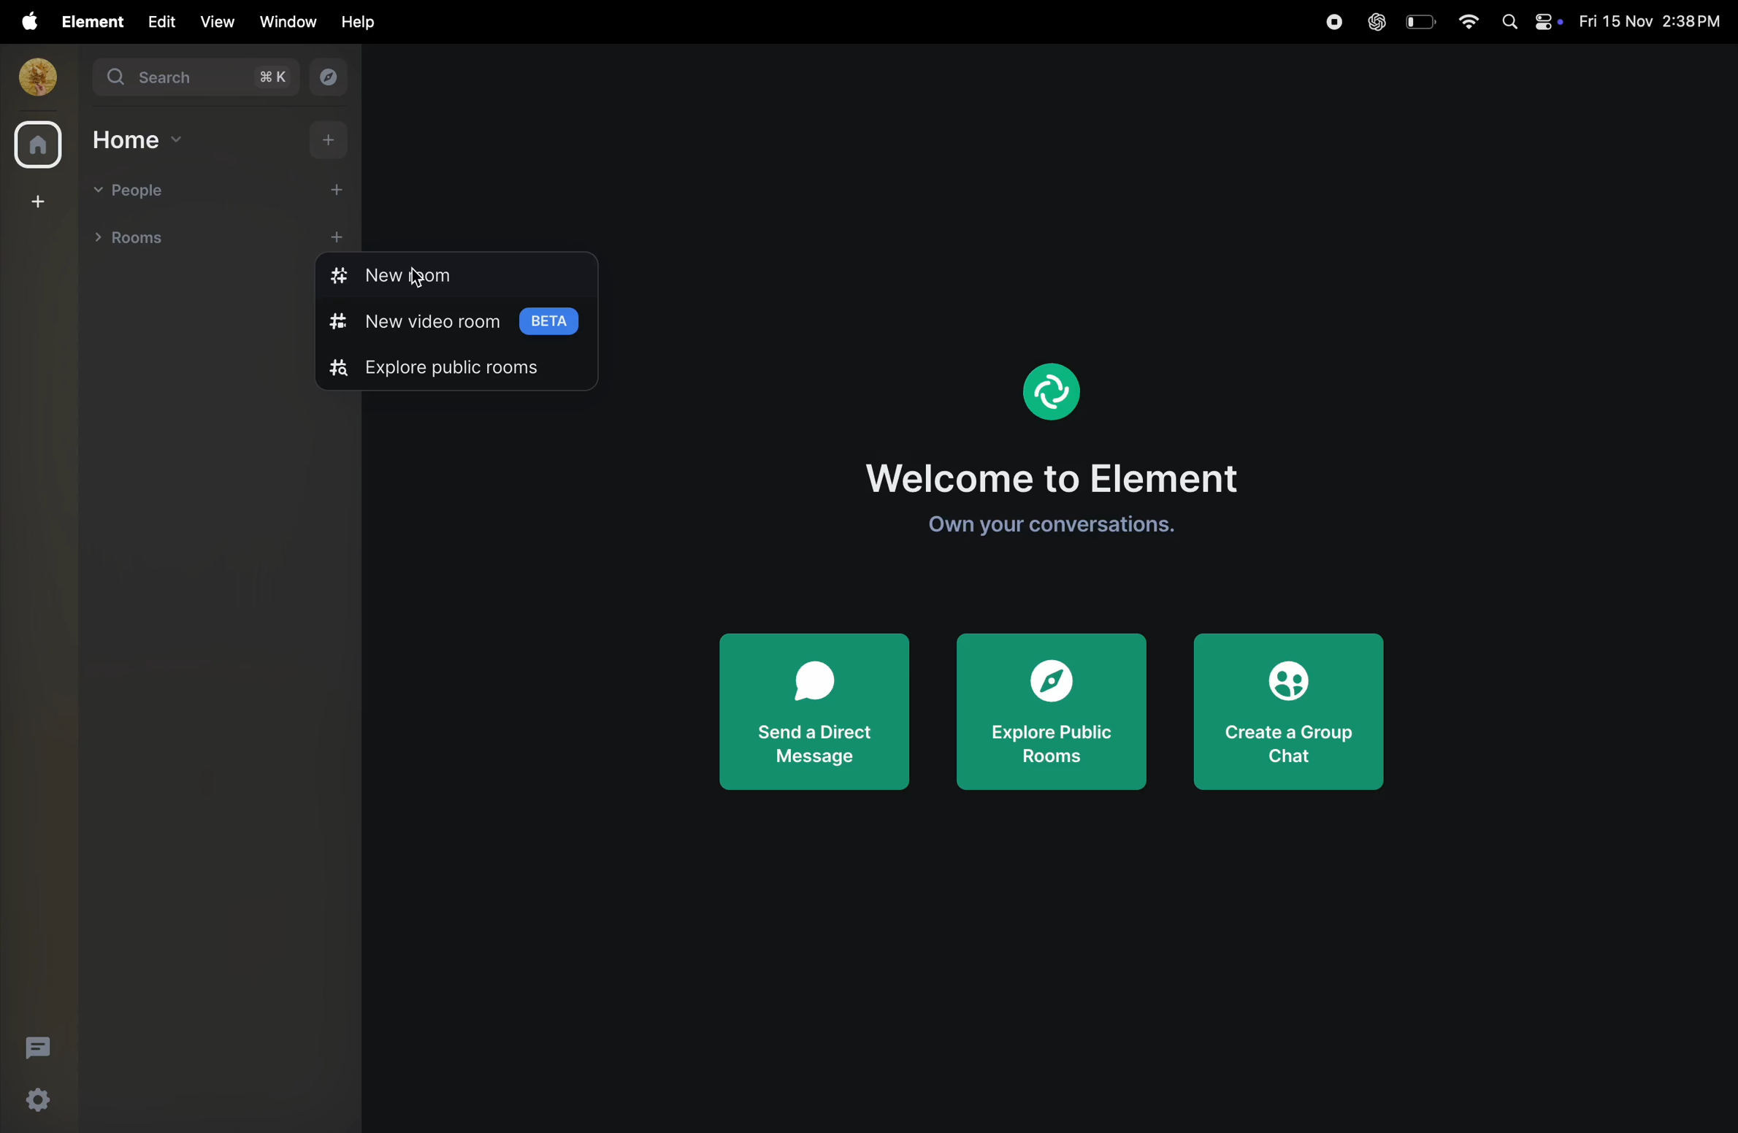 Image resolution: width=1738 pixels, height=1133 pixels. Describe the element at coordinates (1051, 715) in the screenshot. I see `explore public room` at that location.